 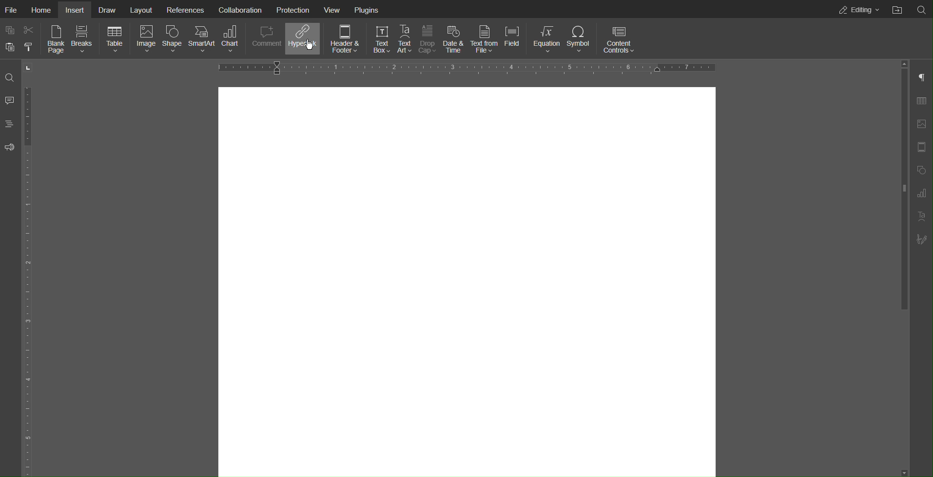 I want to click on Signature, so click(x=922, y=239).